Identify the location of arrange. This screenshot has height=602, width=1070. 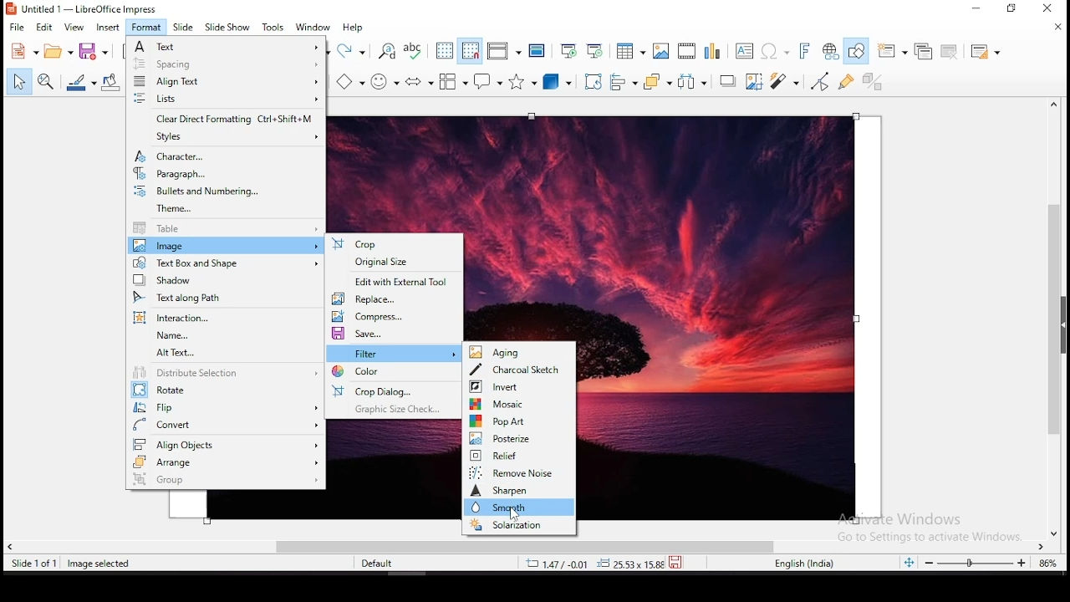
(226, 462).